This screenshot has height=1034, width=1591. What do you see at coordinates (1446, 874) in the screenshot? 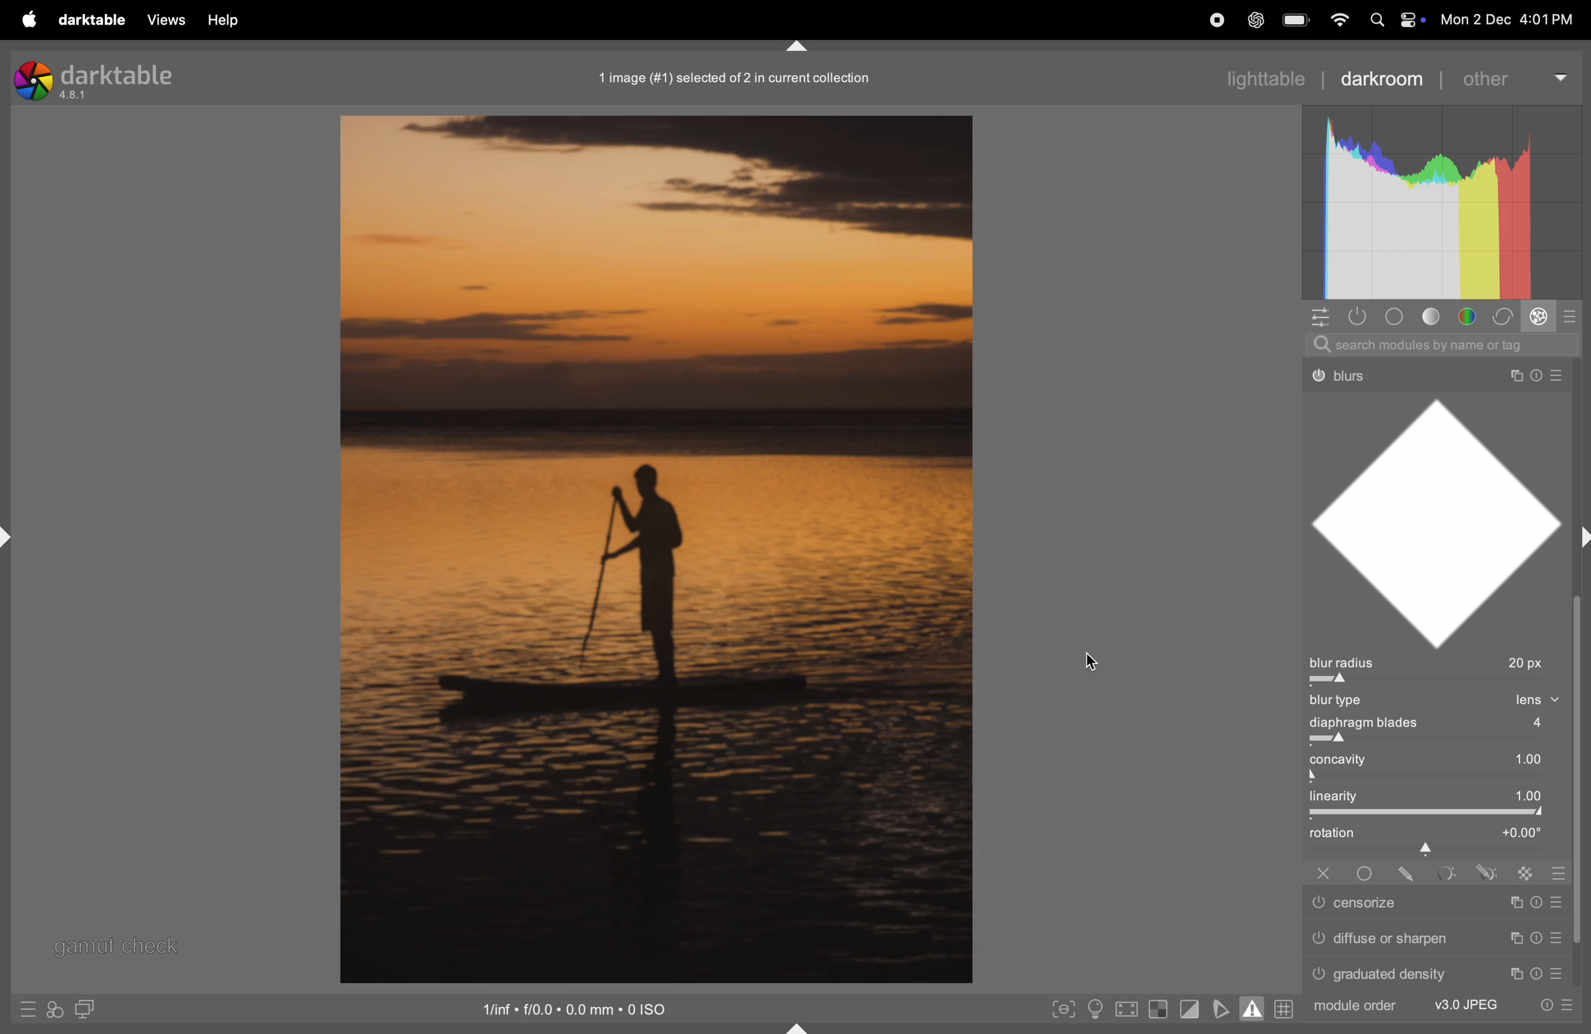
I see `` at bounding box center [1446, 874].